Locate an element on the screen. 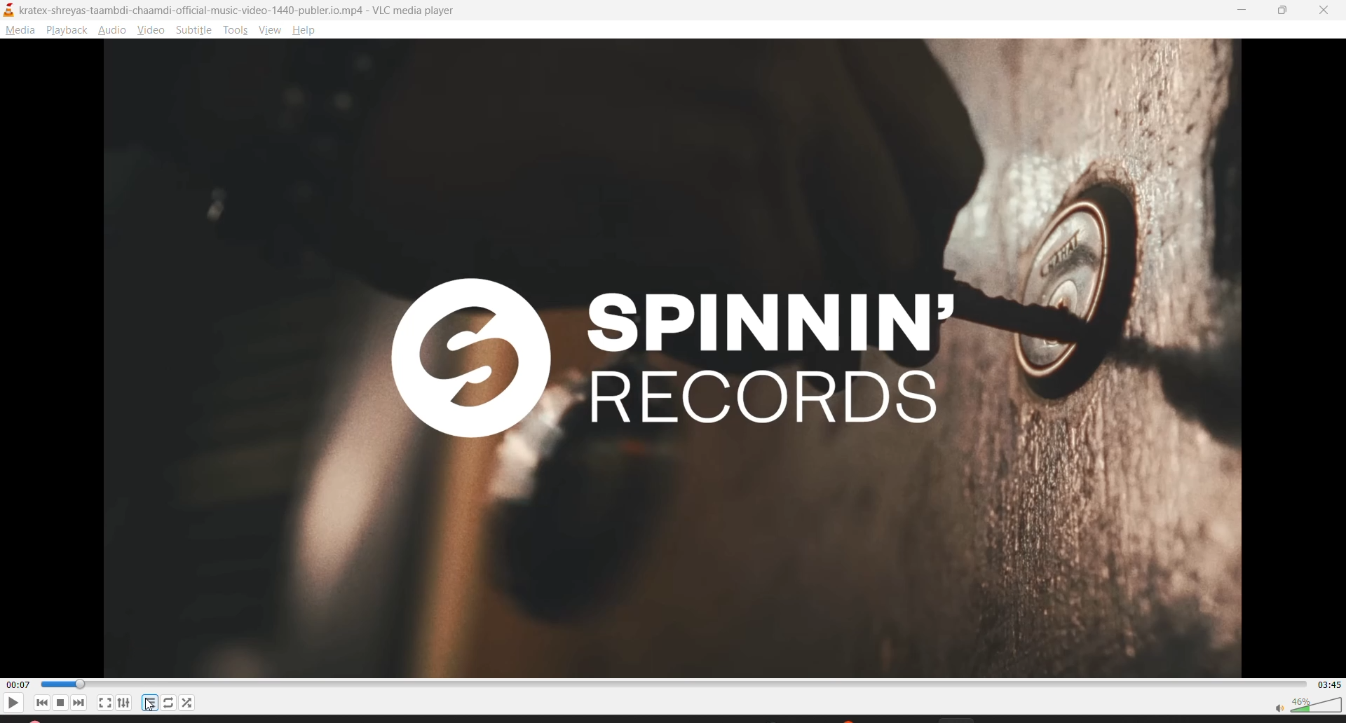 The width and height of the screenshot is (1346, 723). video is located at coordinates (152, 31).